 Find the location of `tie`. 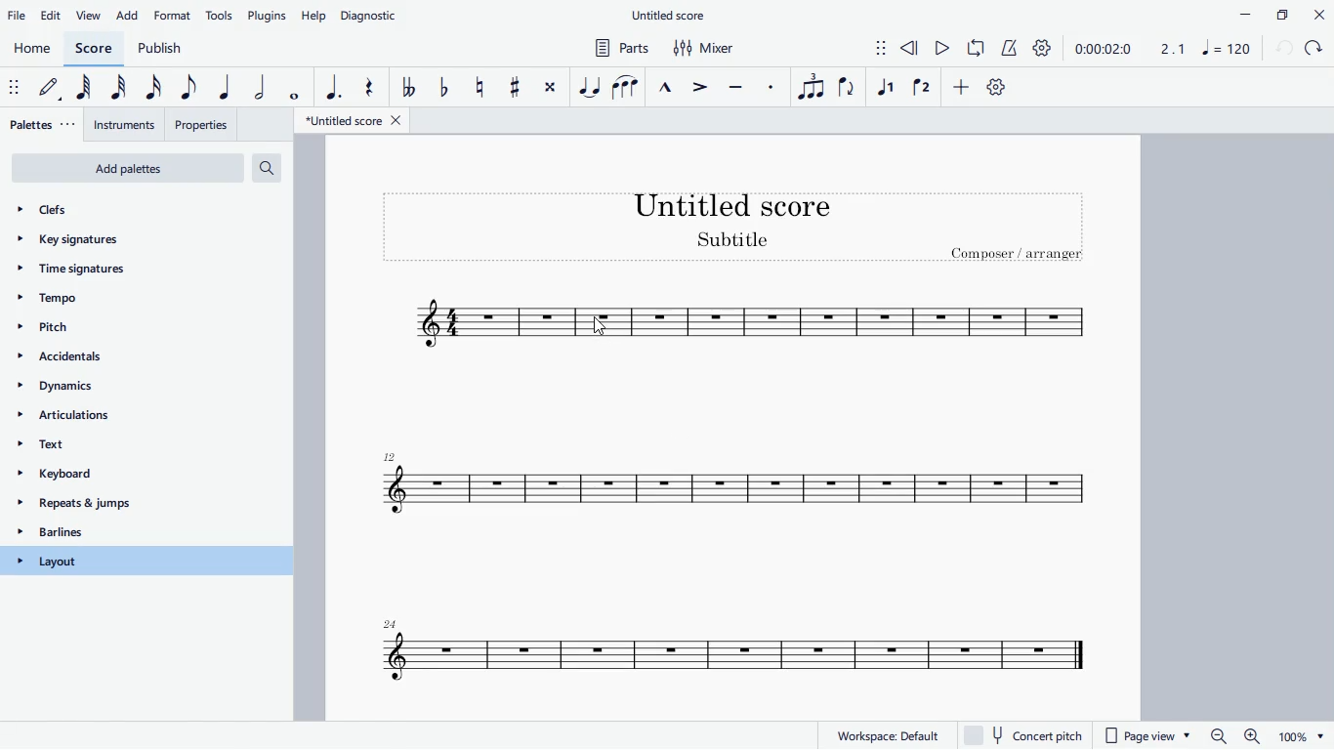

tie is located at coordinates (589, 86).